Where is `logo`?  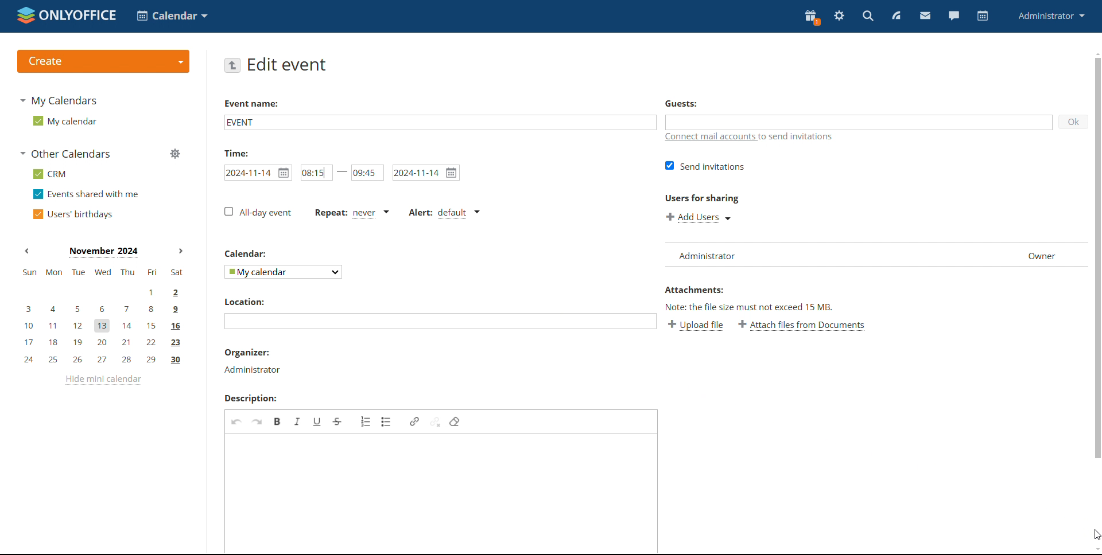 logo is located at coordinates (67, 16).